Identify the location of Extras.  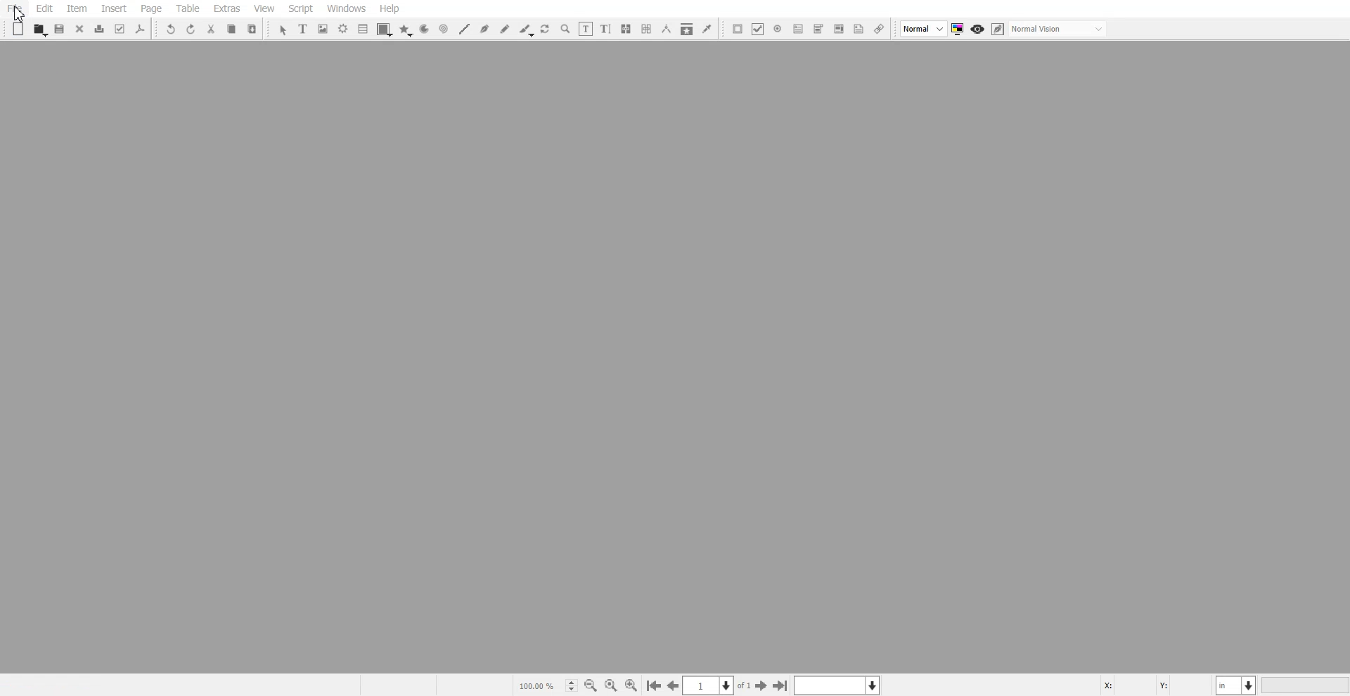
(226, 8).